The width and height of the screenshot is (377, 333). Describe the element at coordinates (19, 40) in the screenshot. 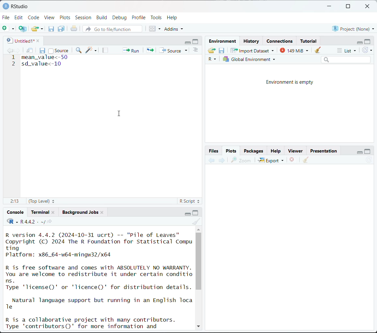

I see `untitled1` at that location.